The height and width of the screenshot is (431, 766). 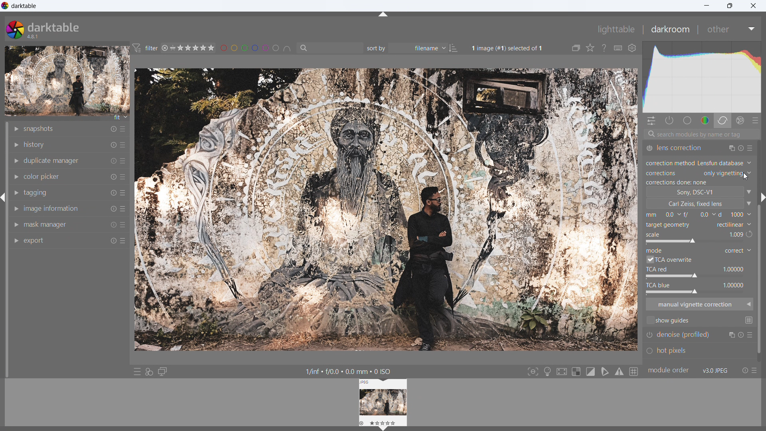 What do you see at coordinates (699, 164) in the screenshot?
I see `correction method` at bounding box center [699, 164].